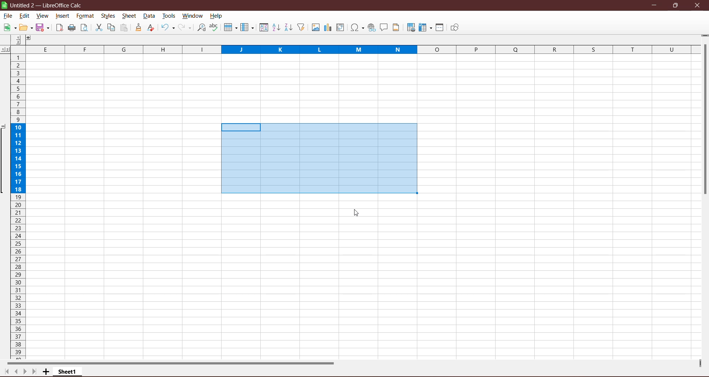 The width and height of the screenshot is (709, 377). Describe the element at coordinates (48, 5) in the screenshot. I see `Document Title - Application Name` at that location.